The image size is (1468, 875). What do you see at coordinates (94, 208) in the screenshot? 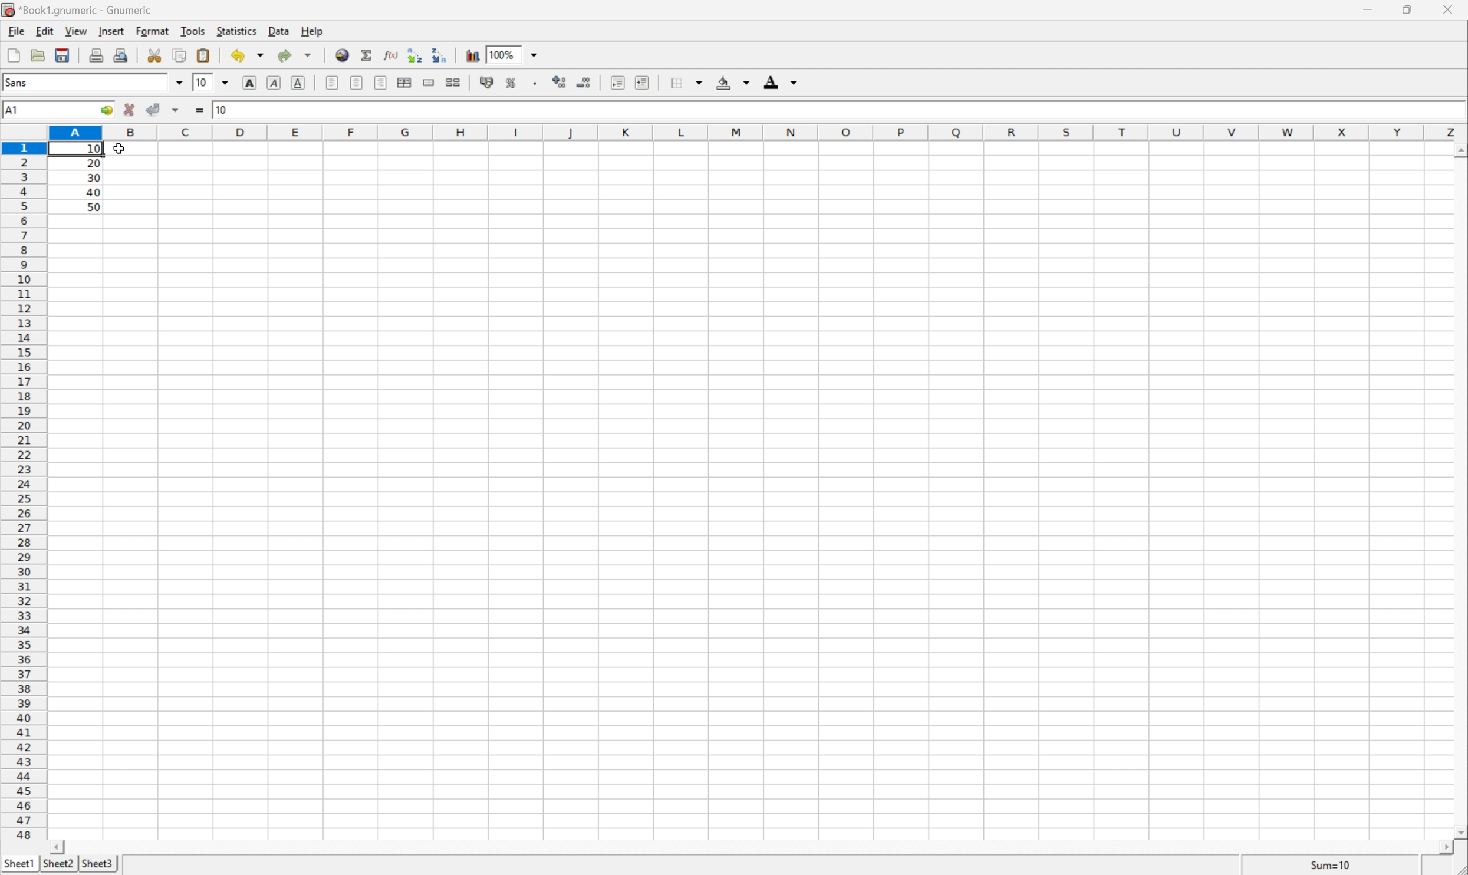
I see `50` at bounding box center [94, 208].